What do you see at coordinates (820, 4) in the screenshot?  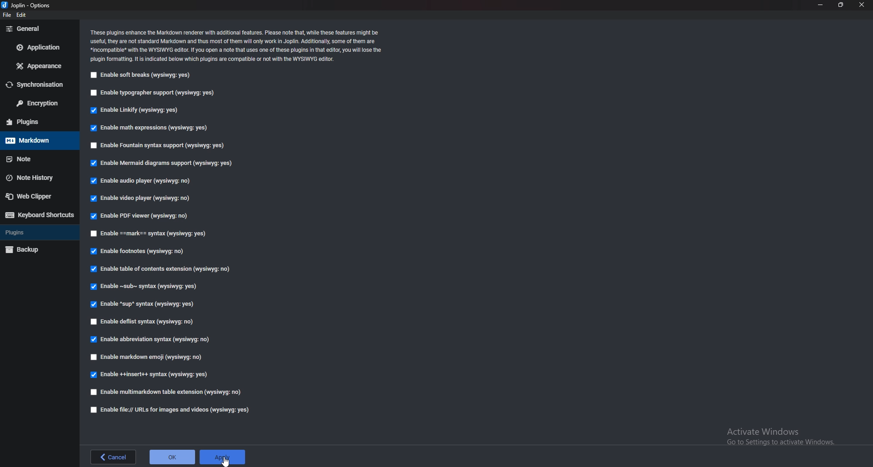 I see `minimize` at bounding box center [820, 4].